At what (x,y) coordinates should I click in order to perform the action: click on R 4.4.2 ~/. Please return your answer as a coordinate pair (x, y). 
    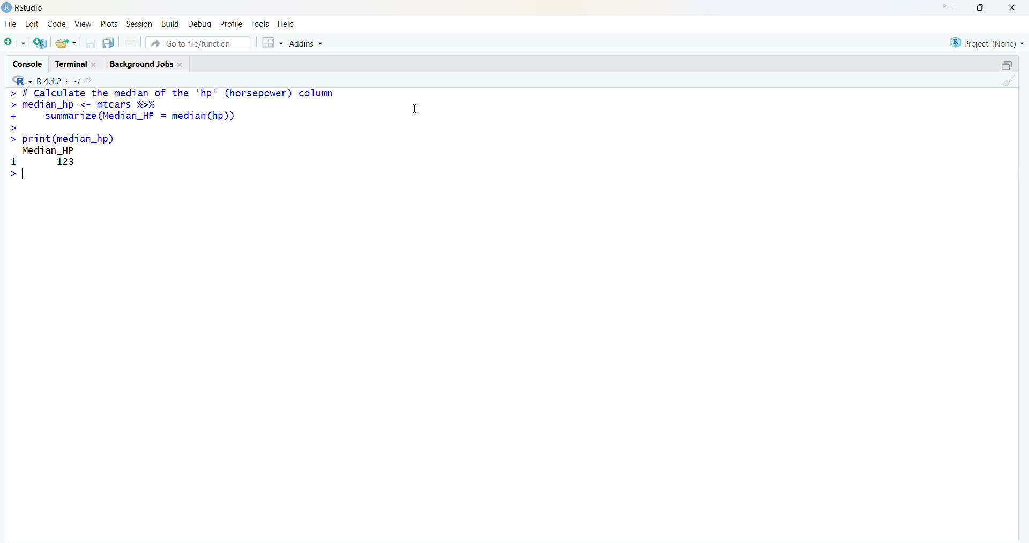
    Looking at the image, I should click on (59, 81).